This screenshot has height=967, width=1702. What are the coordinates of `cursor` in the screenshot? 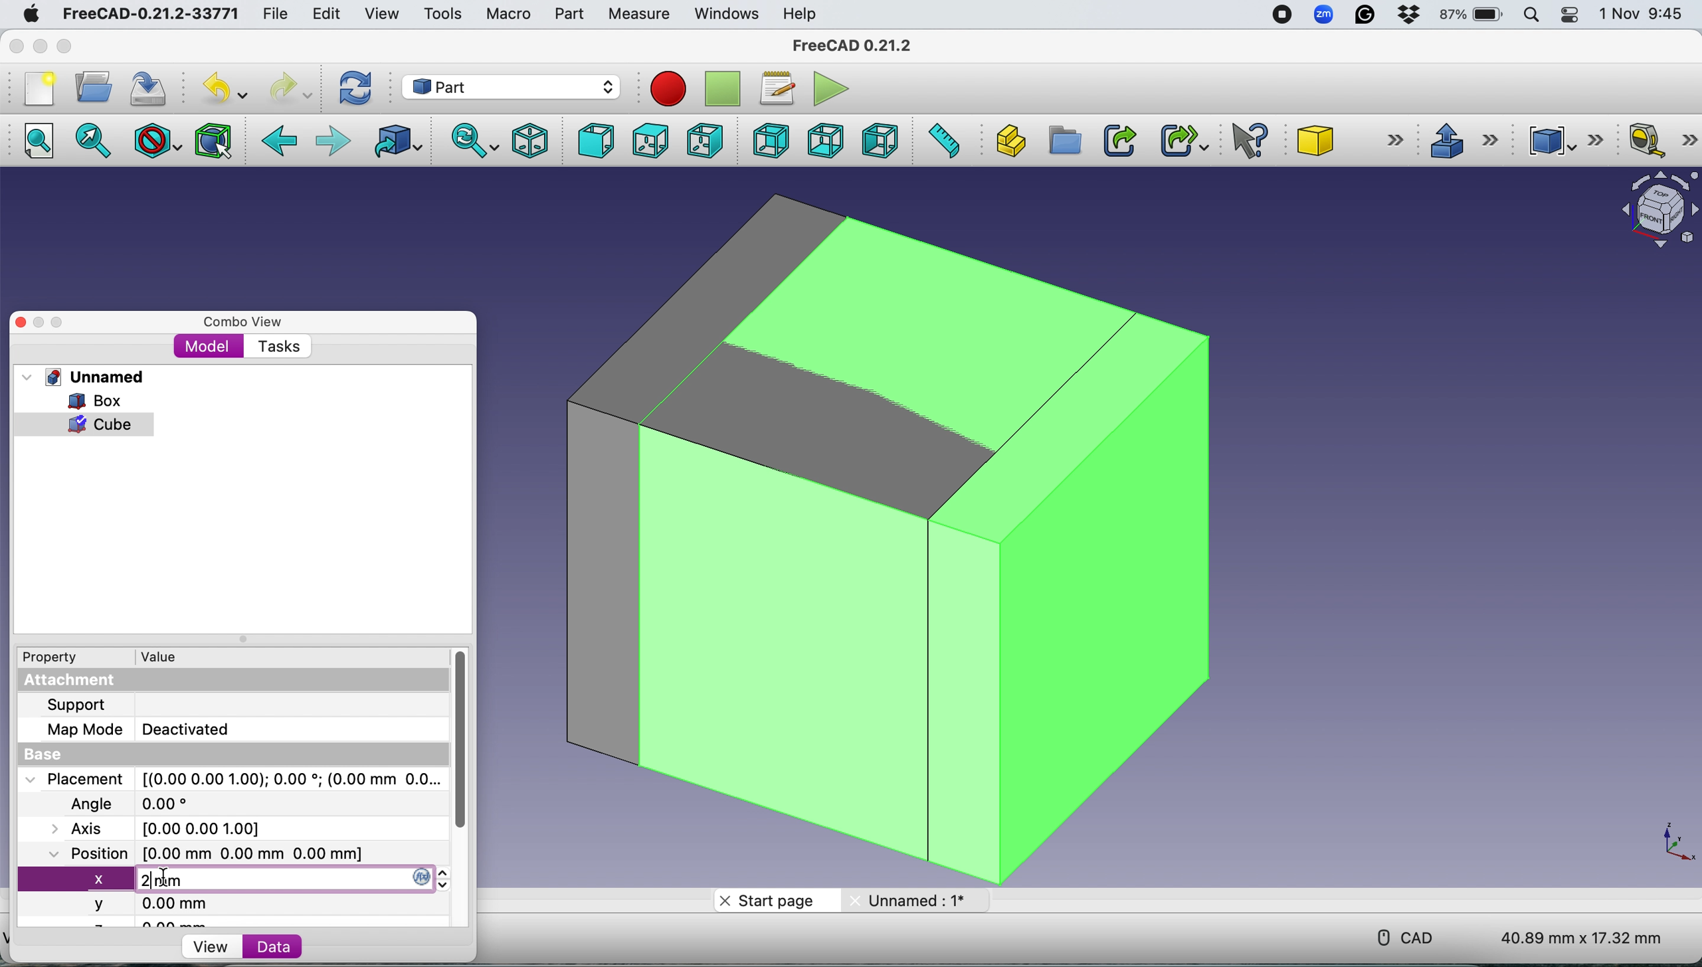 It's located at (166, 879).